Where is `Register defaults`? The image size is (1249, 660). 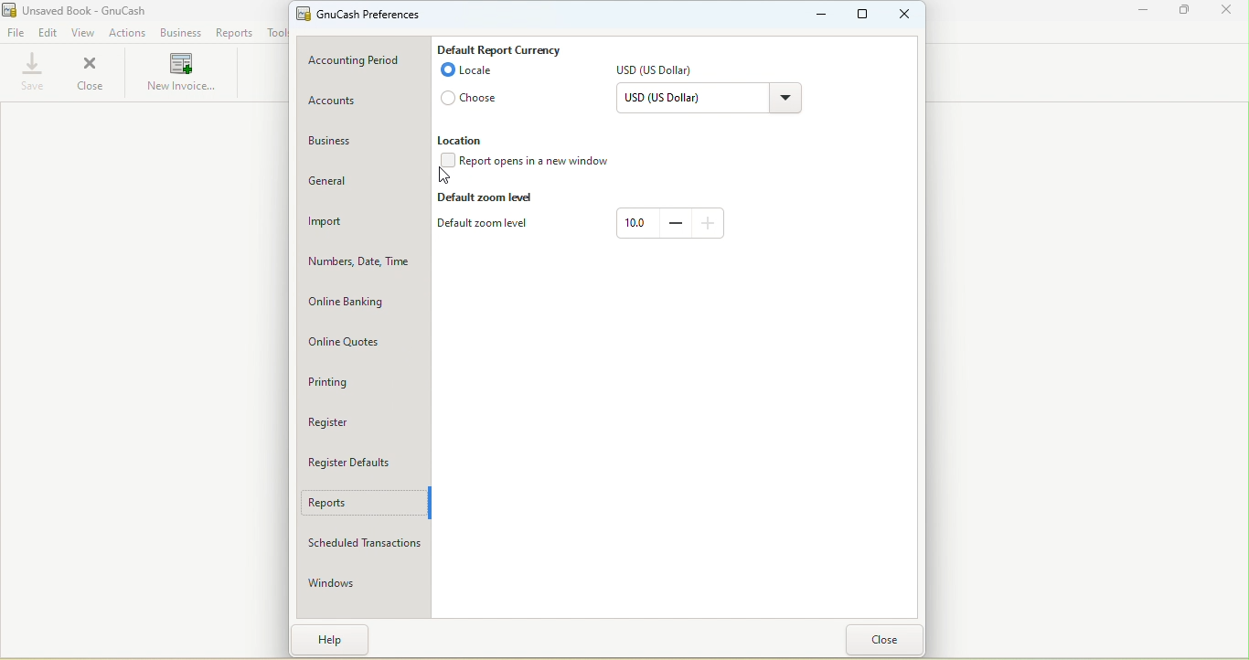
Register defaults is located at coordinates (361, 462).